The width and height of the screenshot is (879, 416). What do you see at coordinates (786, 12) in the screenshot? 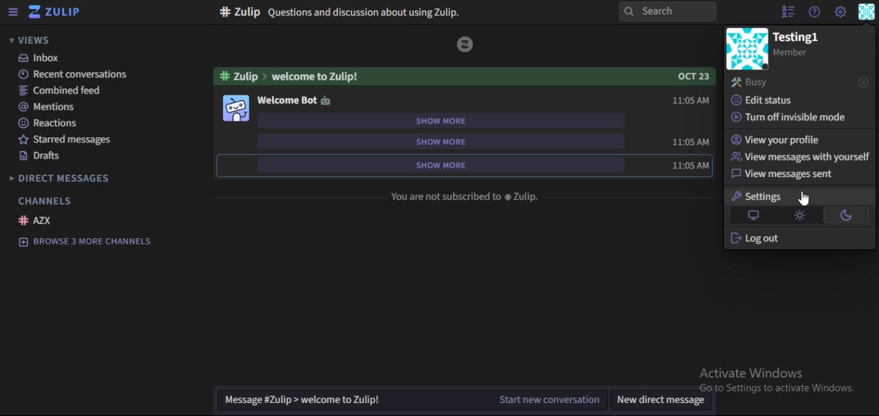
I see `hide user list` at bounding box center [786, 12].